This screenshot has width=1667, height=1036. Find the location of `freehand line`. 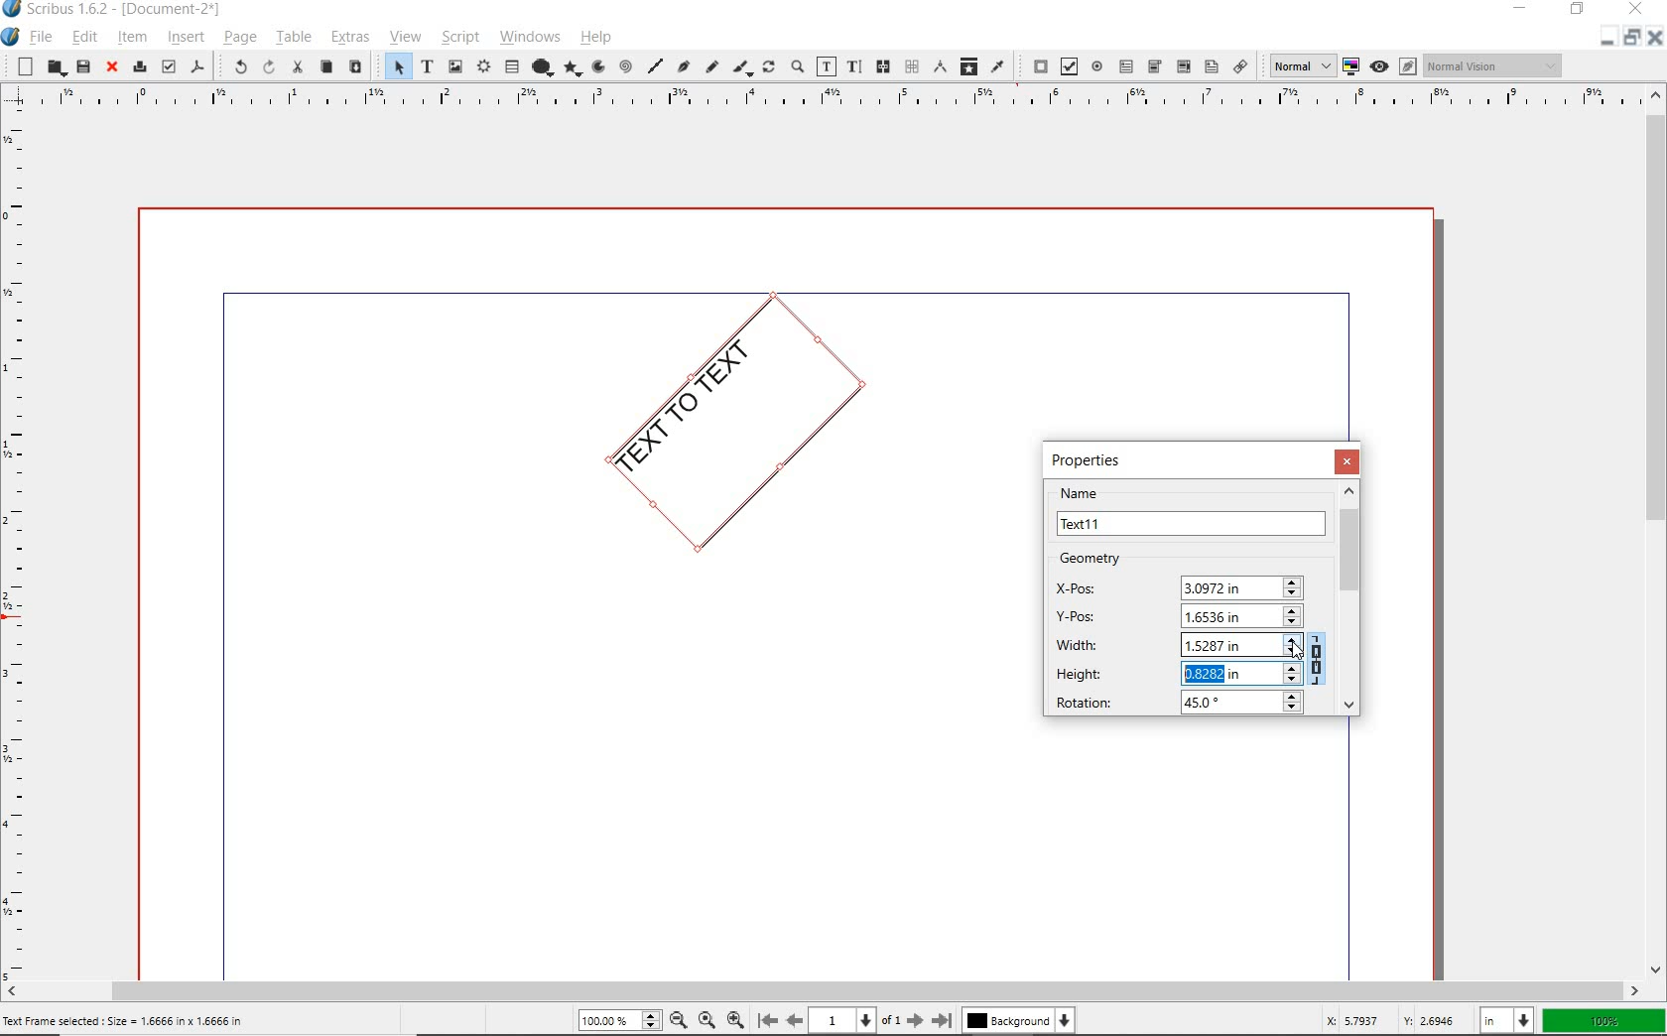

freehand line is located at coordinates (712, 65).